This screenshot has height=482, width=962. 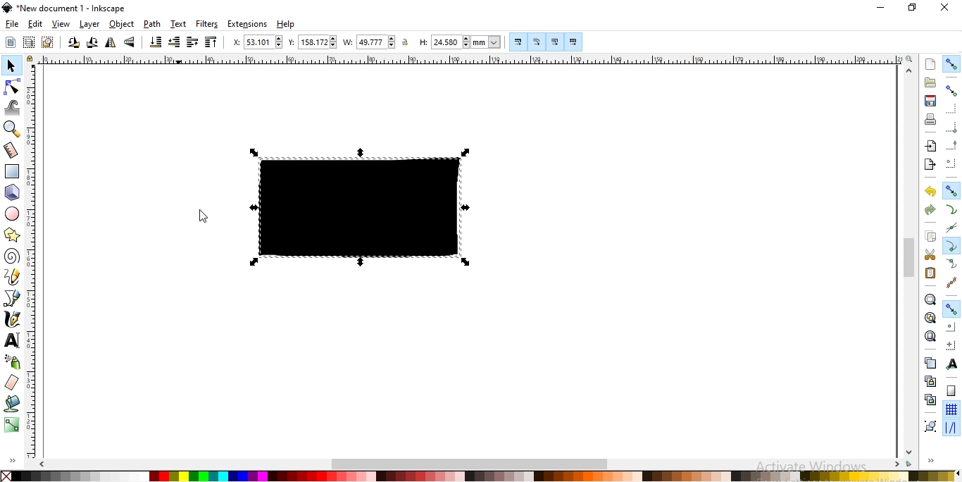 I want to click on select in all visible objects  and layers, so click(x=29, y=44).